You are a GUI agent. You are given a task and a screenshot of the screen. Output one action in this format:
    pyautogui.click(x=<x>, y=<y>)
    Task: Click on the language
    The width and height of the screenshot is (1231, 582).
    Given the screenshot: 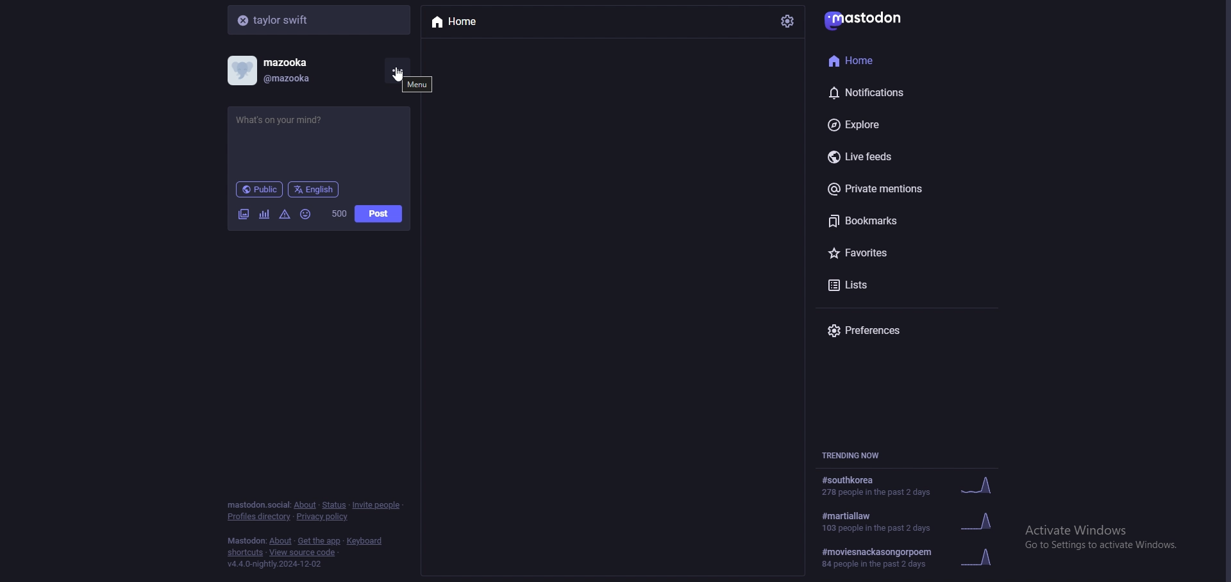 What is the action you would take?
    pyautogui.click(x=315, y=189)
    